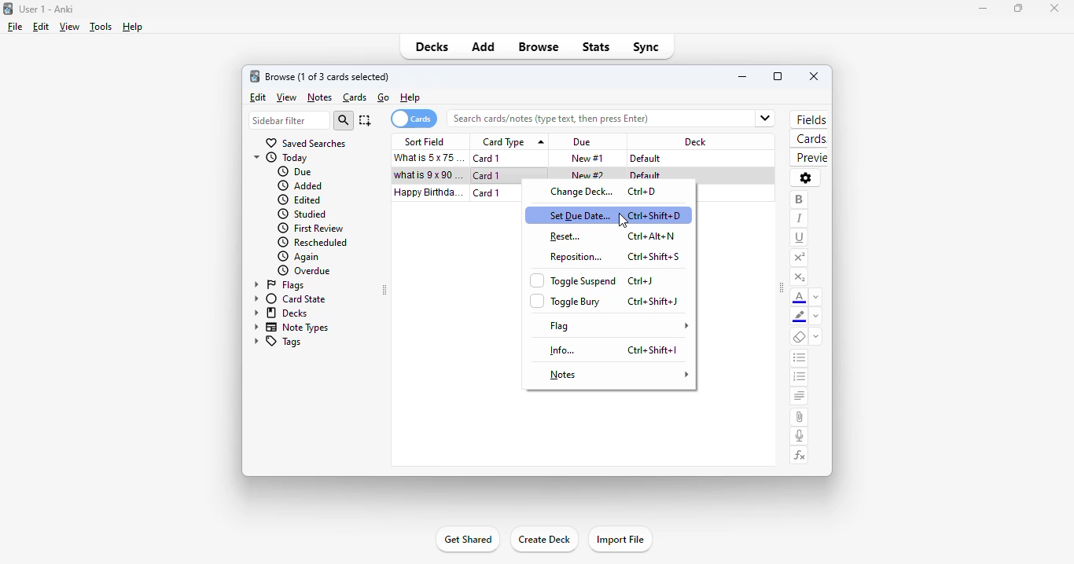  Describe the element at coordinates (800, 258) in the screenshot. I see `superscript` at that location.